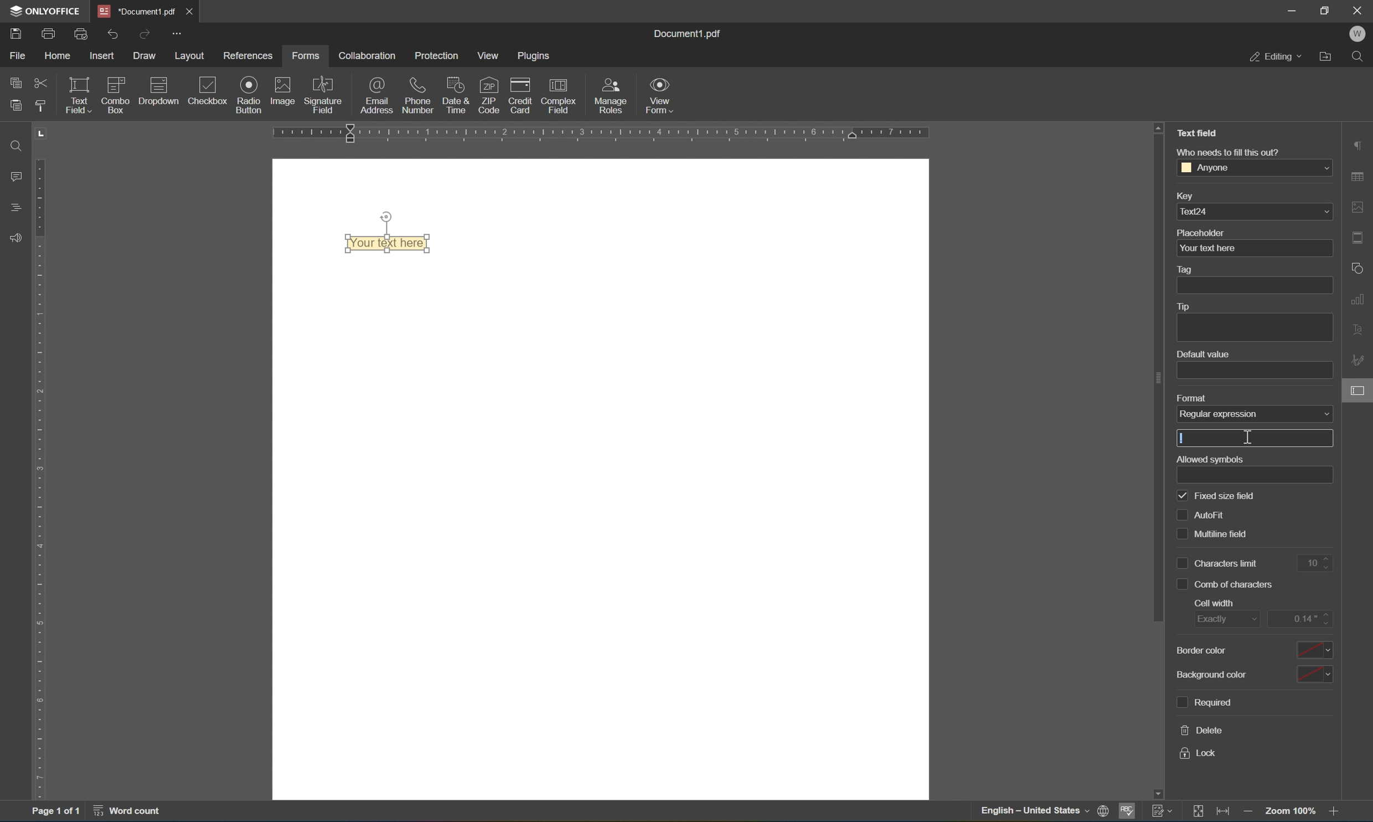  I want to click on editing, so click(1275, 55).